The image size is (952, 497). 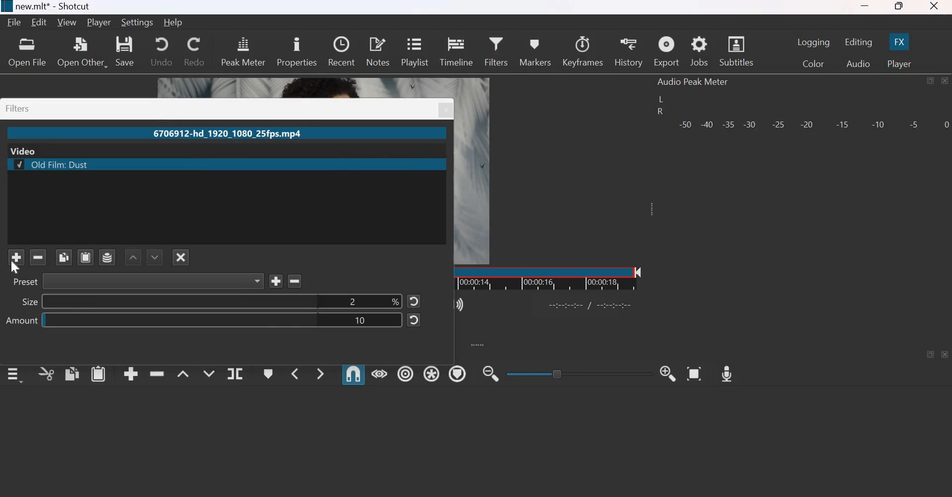 What do you see at coordinates (293, 373) in the screenshot?
I see `Previous Marker` at bounding box center [293, 373].